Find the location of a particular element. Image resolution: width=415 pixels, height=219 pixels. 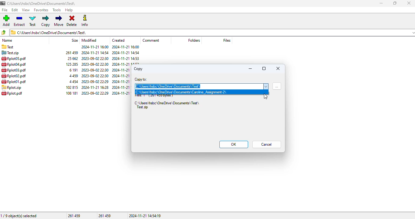

size is located at coordinates (75, 40).